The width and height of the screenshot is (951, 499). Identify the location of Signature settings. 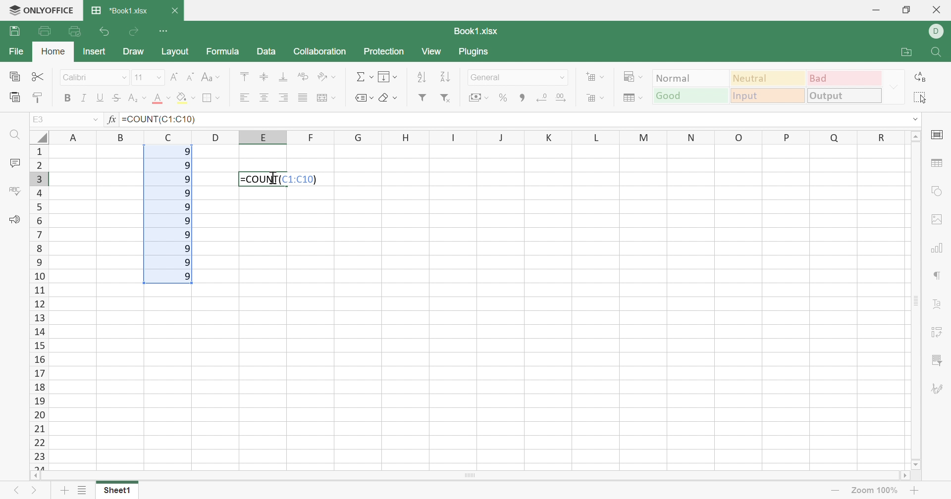
(939, 389).